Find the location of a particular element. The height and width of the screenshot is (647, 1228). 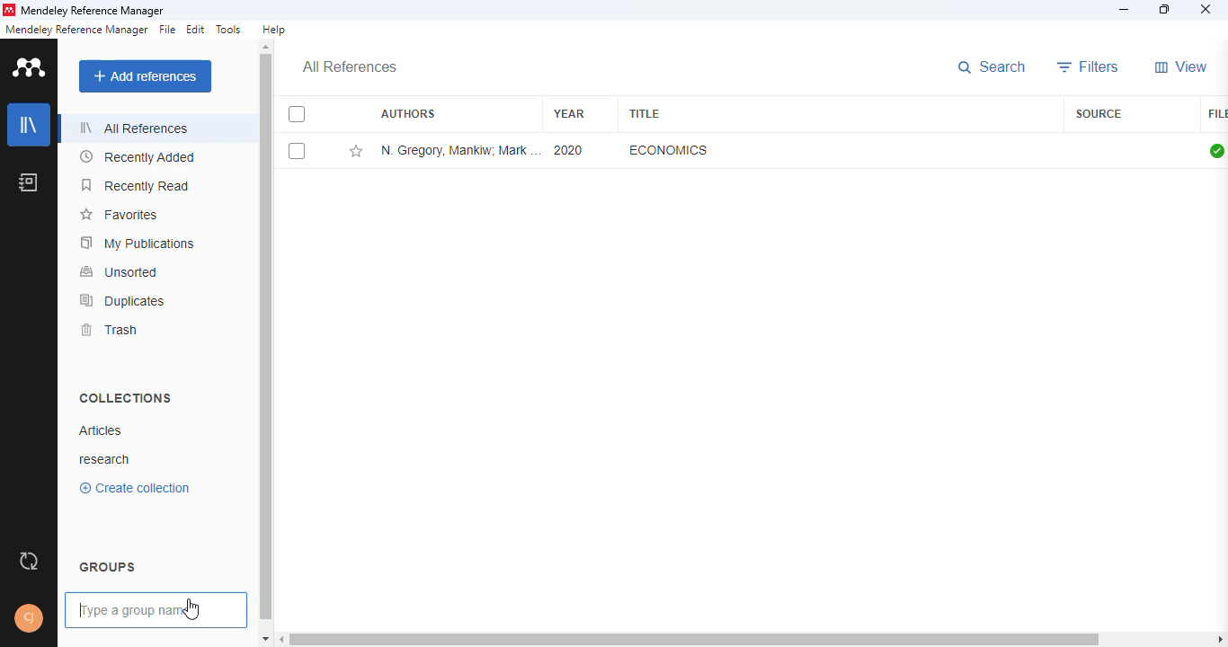

title is located at coordinates (645, 114).